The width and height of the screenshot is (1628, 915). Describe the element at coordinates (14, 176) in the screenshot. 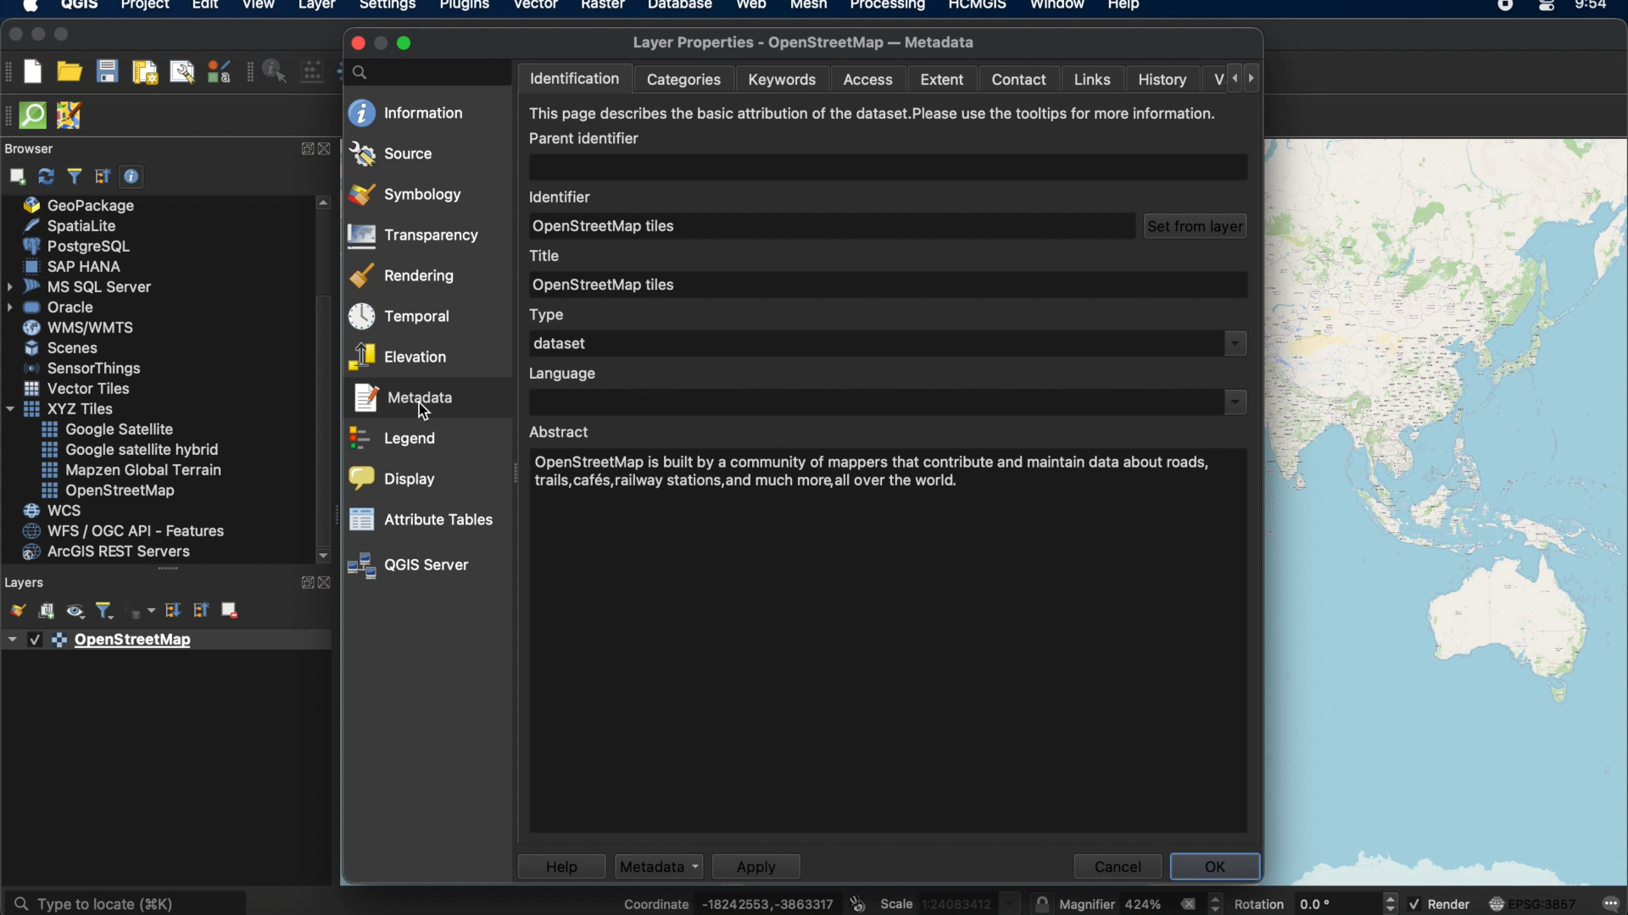

I see `add selected layers` at that location.